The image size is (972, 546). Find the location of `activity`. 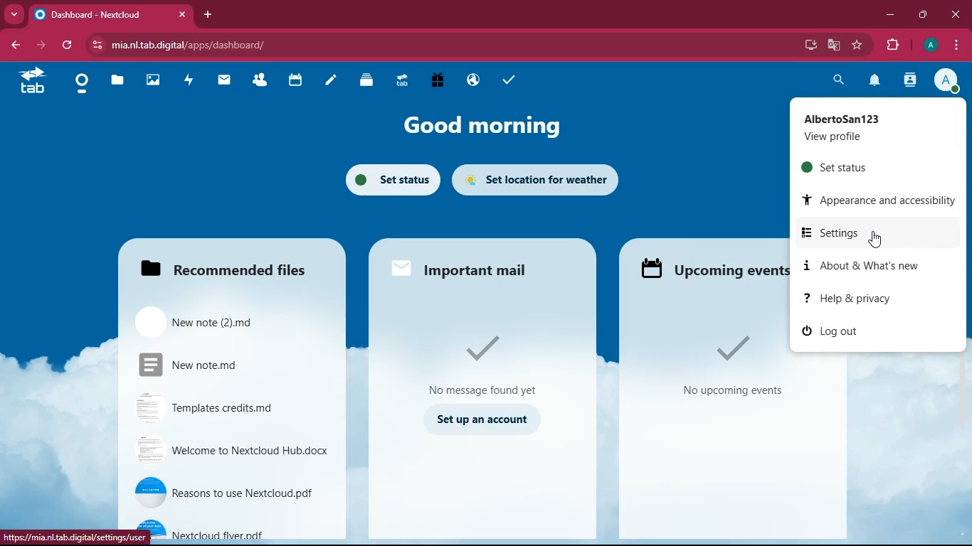

activity is located at coordinates (189, 82).